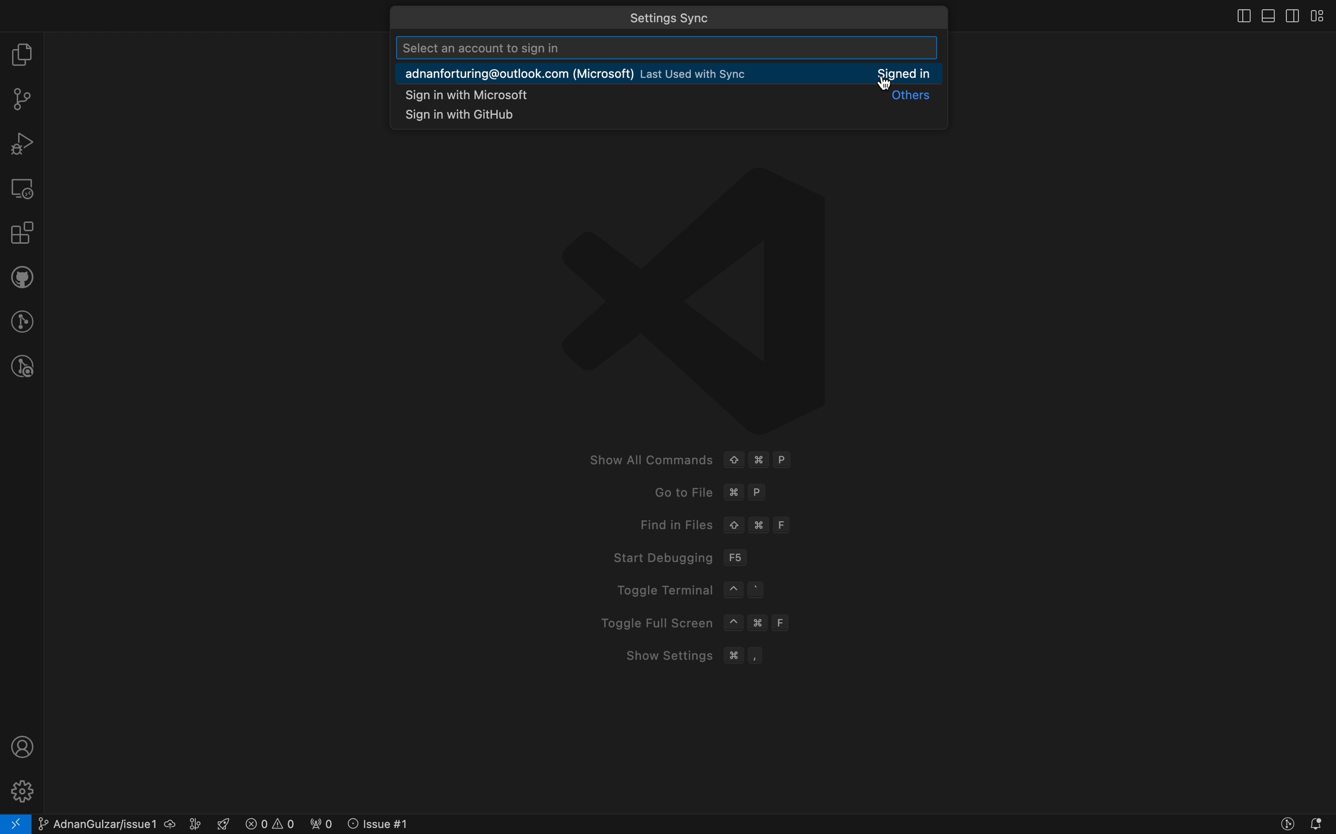 The height and width of the screenshot is (834, 1336). I want to click on connected account, so click(667, 72).